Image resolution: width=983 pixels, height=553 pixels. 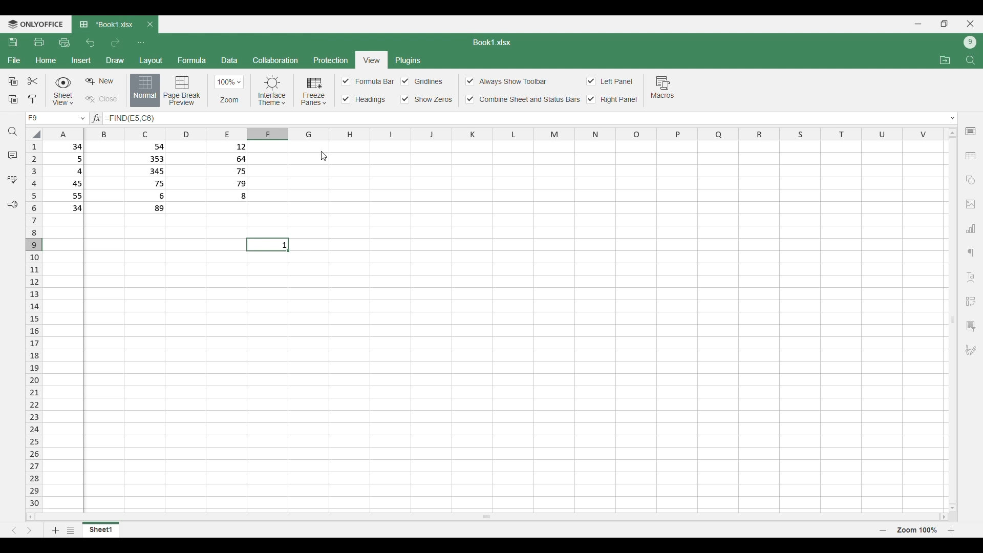 I want to click on Current zoom factor, so click(x=917, y=530).